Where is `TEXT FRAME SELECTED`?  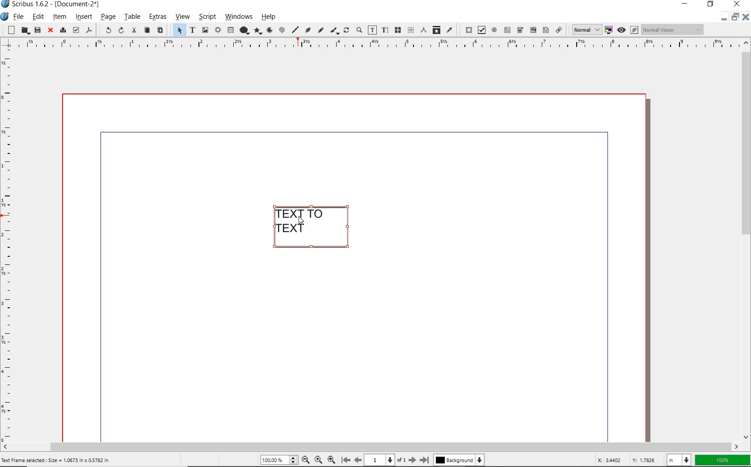 TEXT FRAME SELECTED is located at coordinates (312, 228).